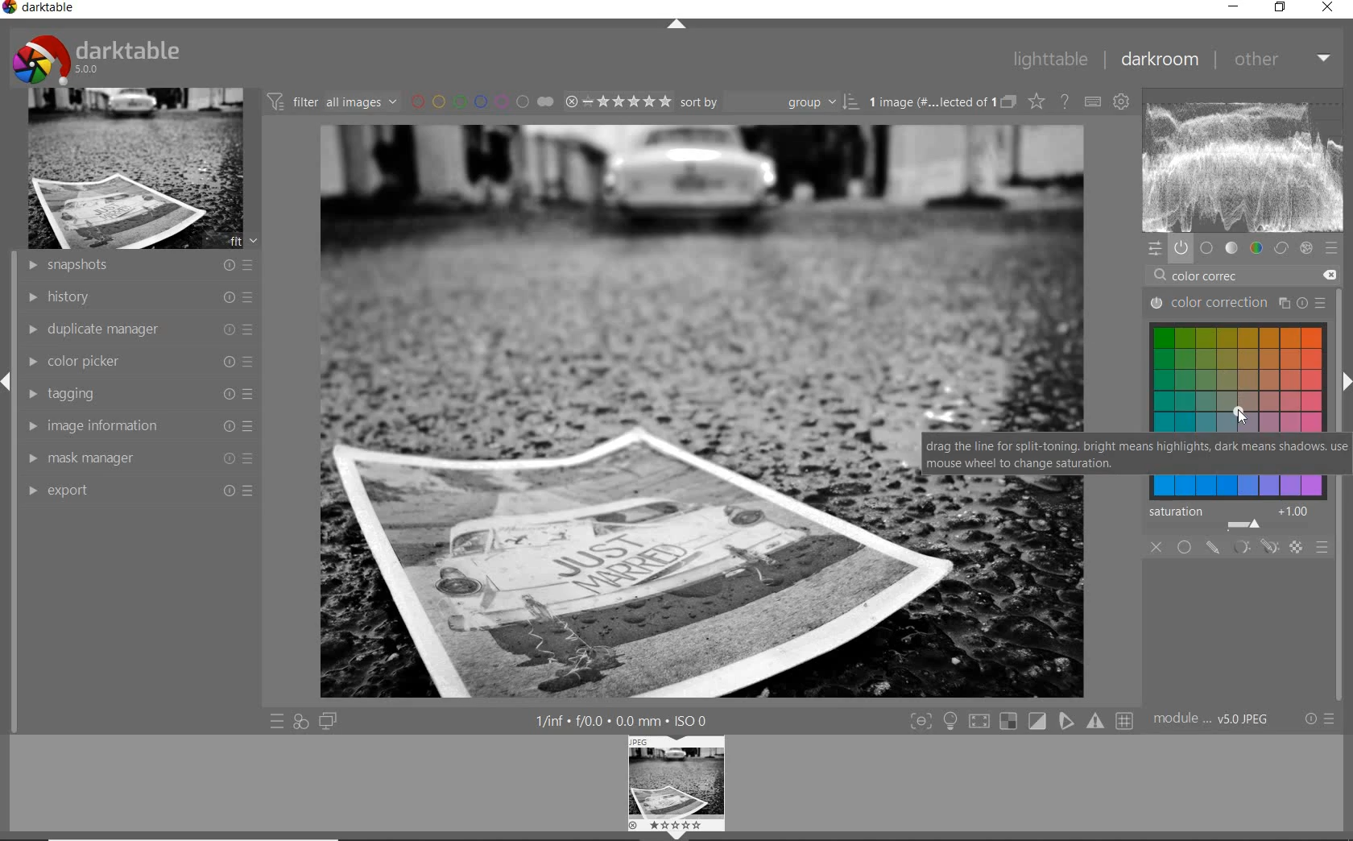 The image size is (1353, 841). Describe the element at coordinates (1154, 249) in the screenshot. I see `quick access panel` at that location.